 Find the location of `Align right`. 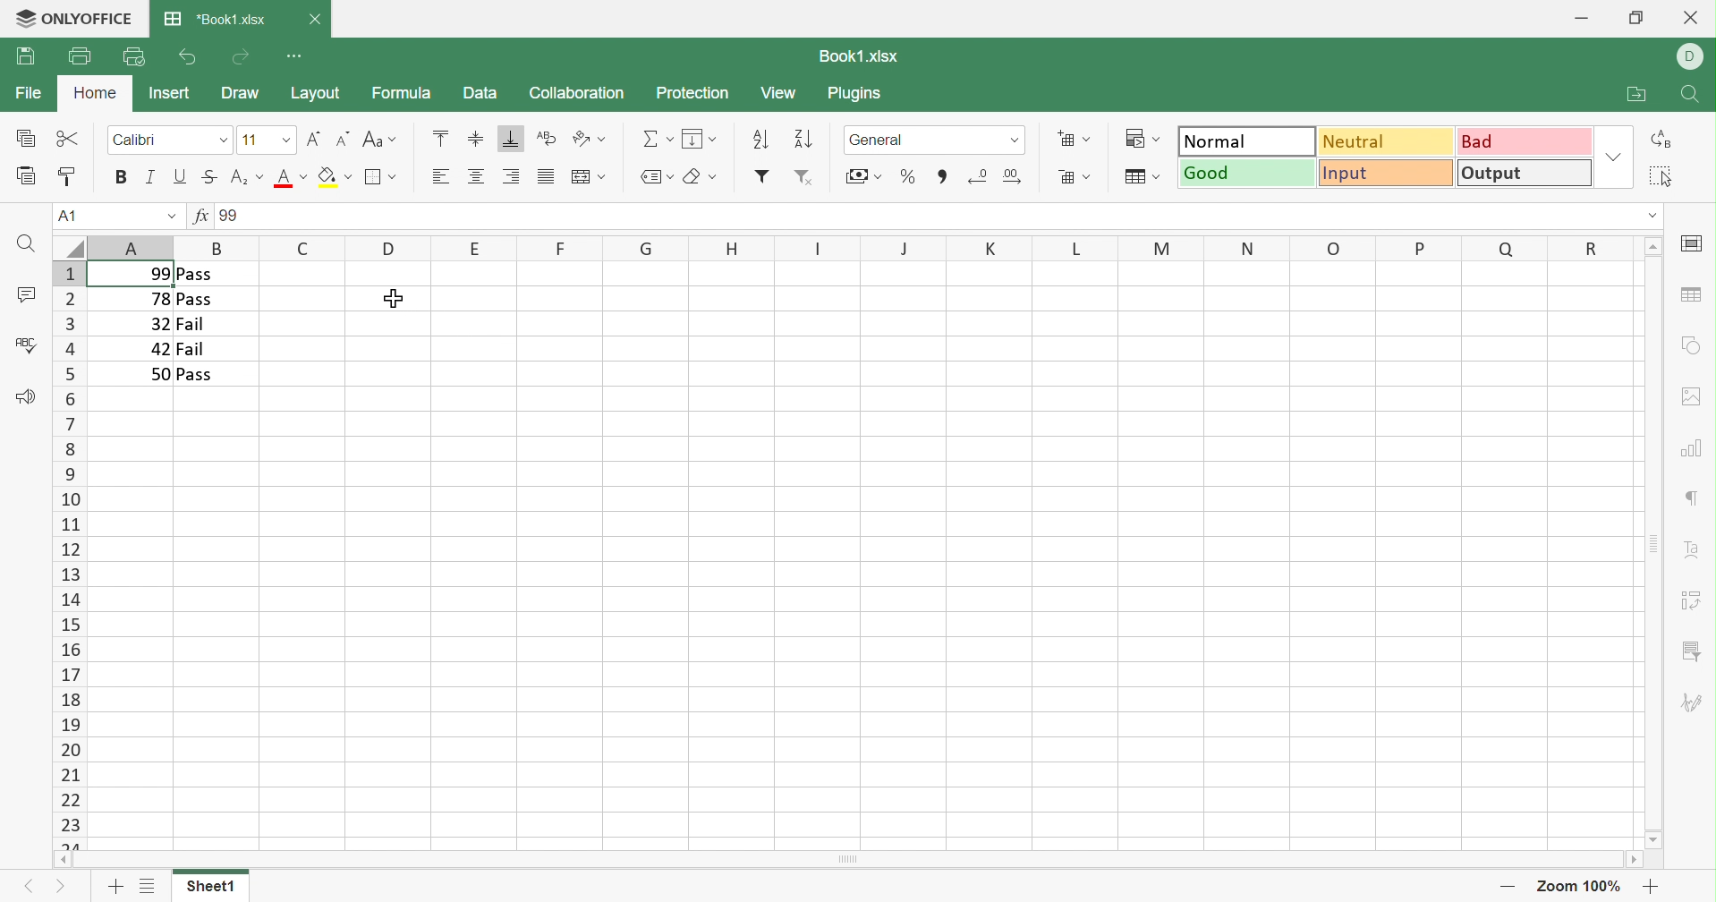

Align right is located at coordinates (510, 177).